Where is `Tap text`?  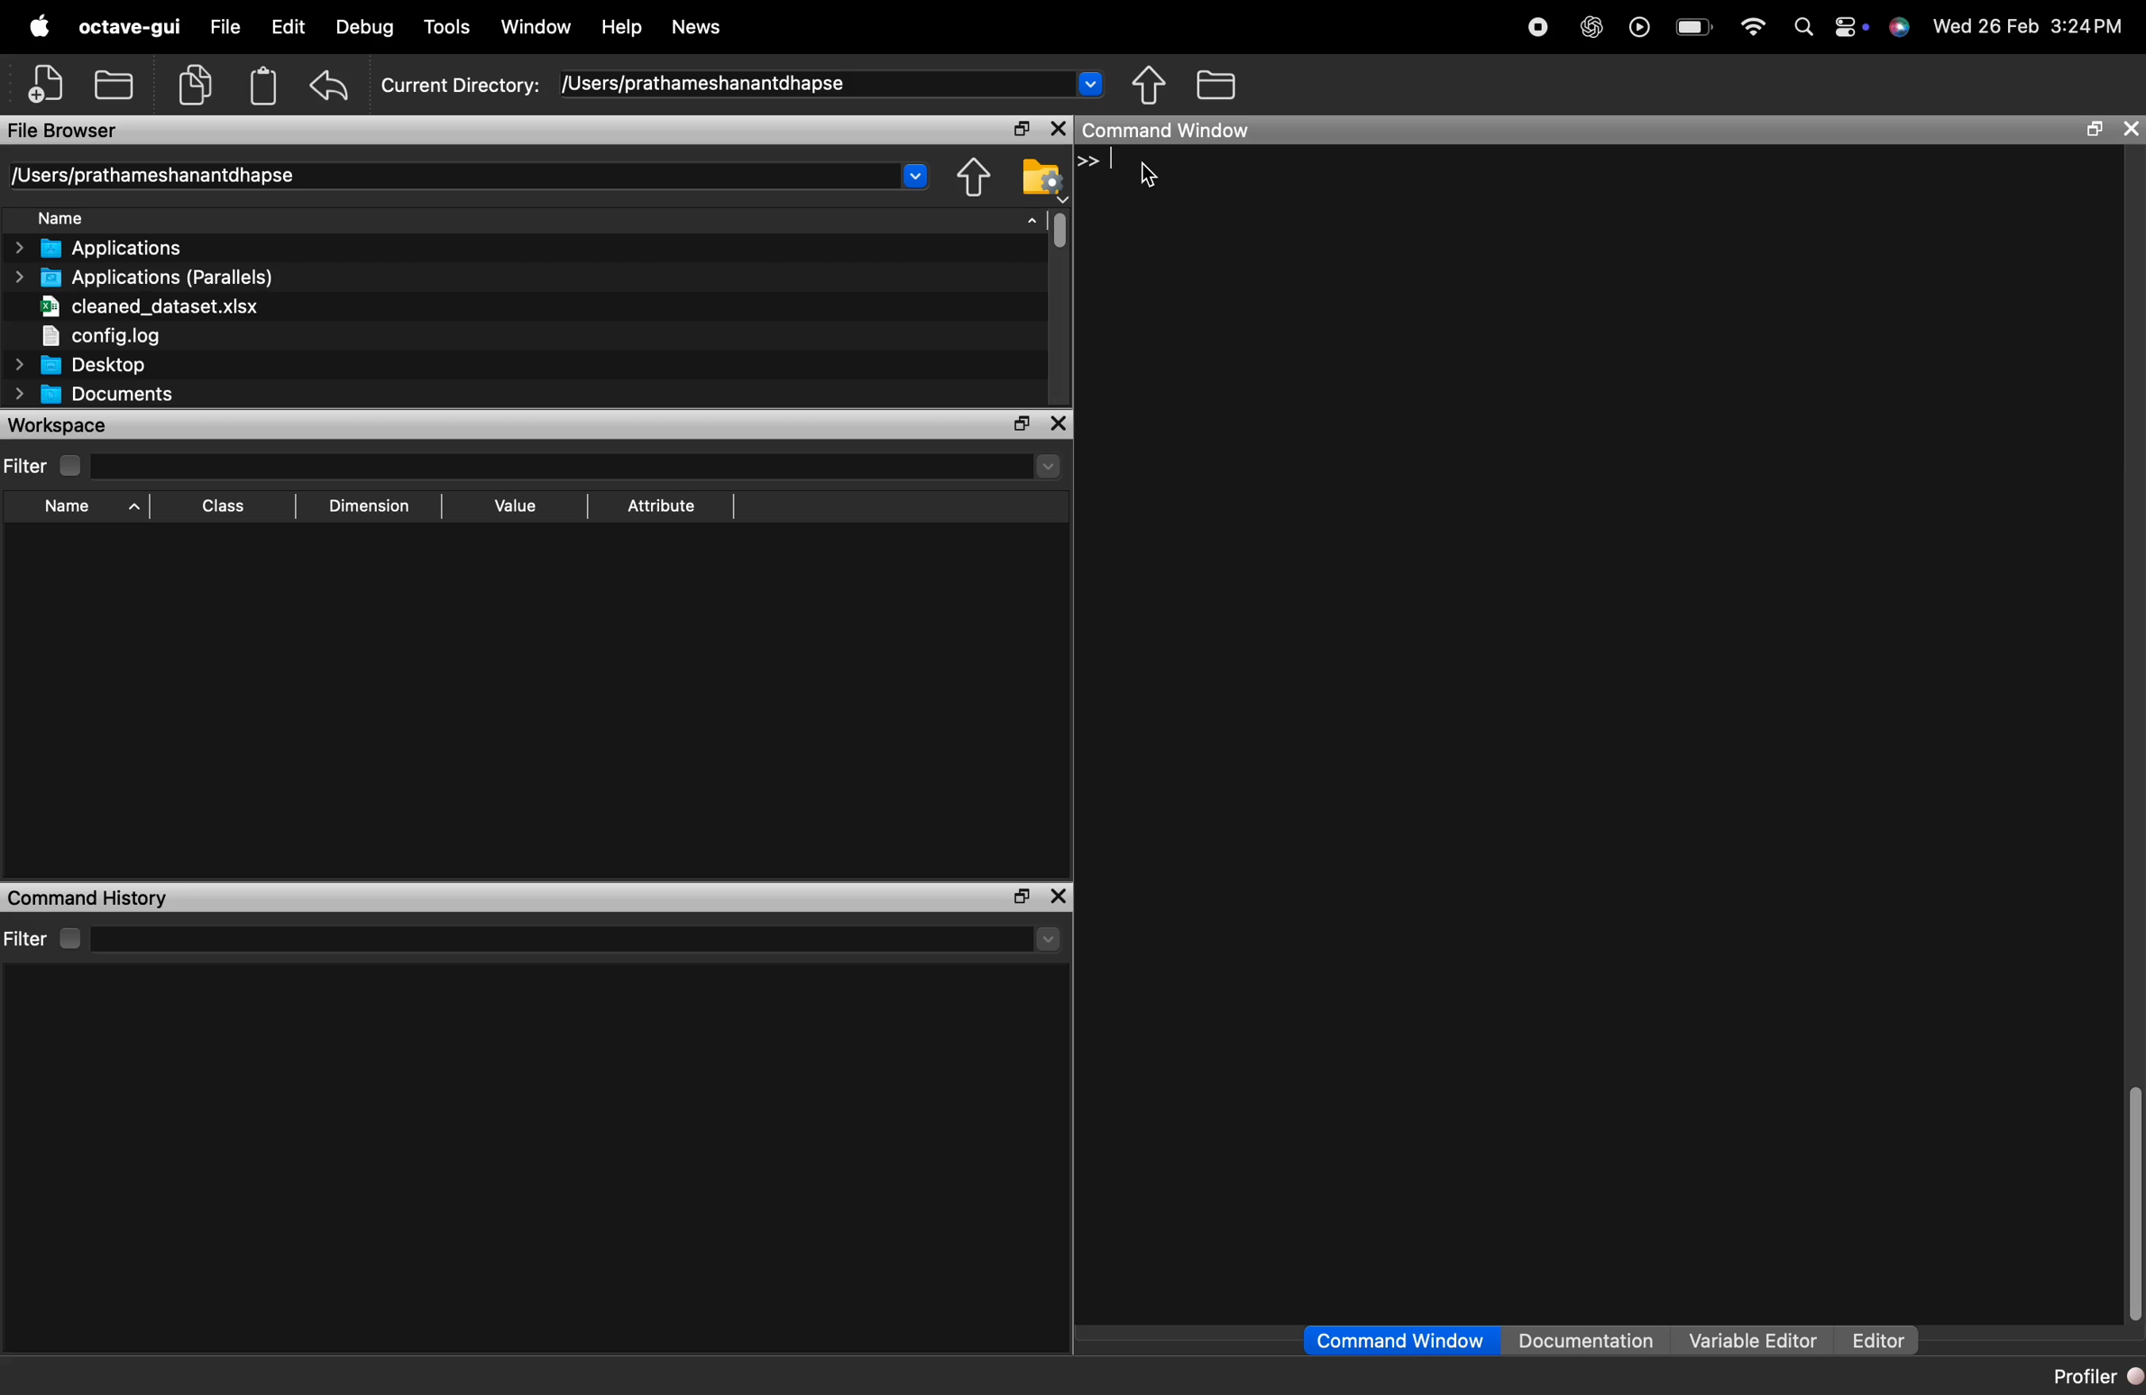
Tap text is located at coordinates (1118, 160).